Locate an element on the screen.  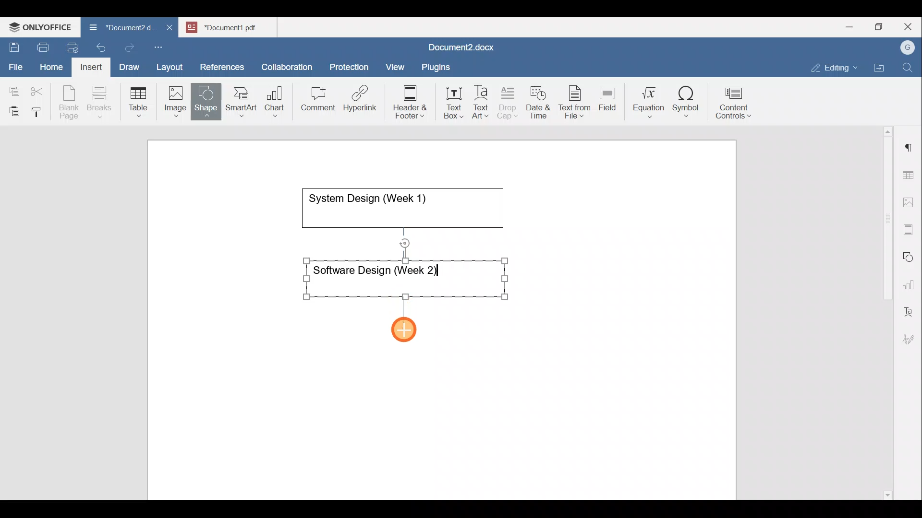
Symbol is located at coordinates (686, 105).